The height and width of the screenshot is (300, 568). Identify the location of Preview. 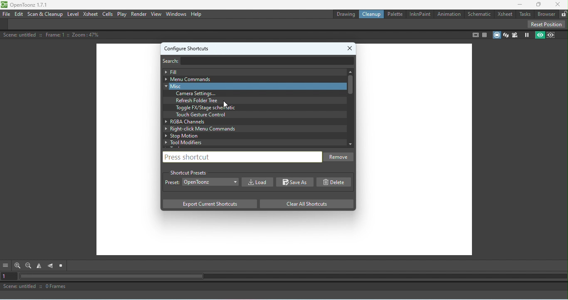
(539, 35).